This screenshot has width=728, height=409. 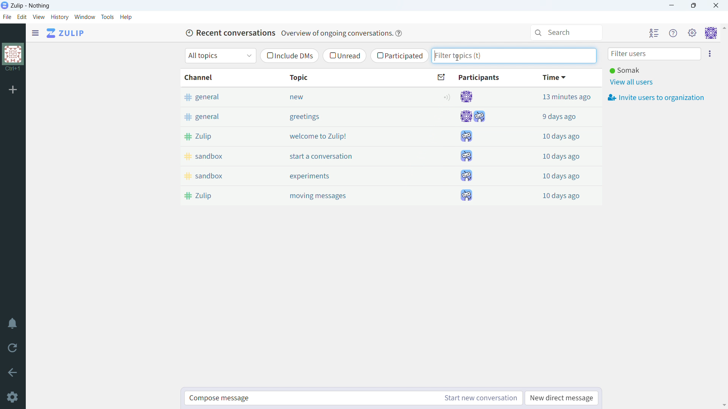 What do you see at coordinates (554, 78) in the screenshot?
I see `time` at bounding box center [554, 78].